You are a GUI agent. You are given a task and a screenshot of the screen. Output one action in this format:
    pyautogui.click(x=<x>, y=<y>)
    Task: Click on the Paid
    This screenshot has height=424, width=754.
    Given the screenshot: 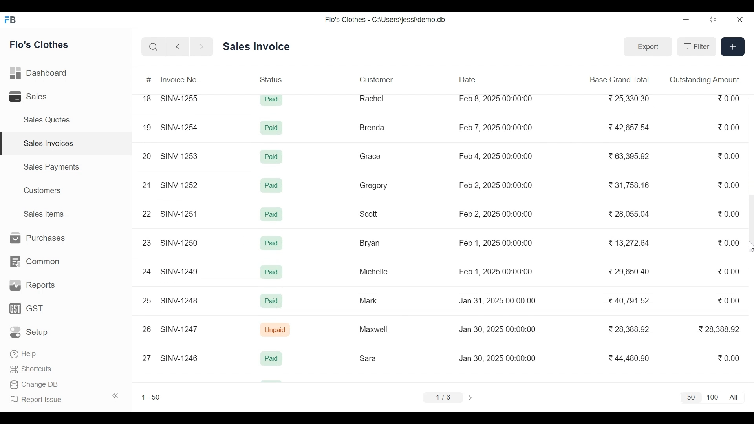 What is the action you would take?
    pyautogui.click(x=271, y=186)
    